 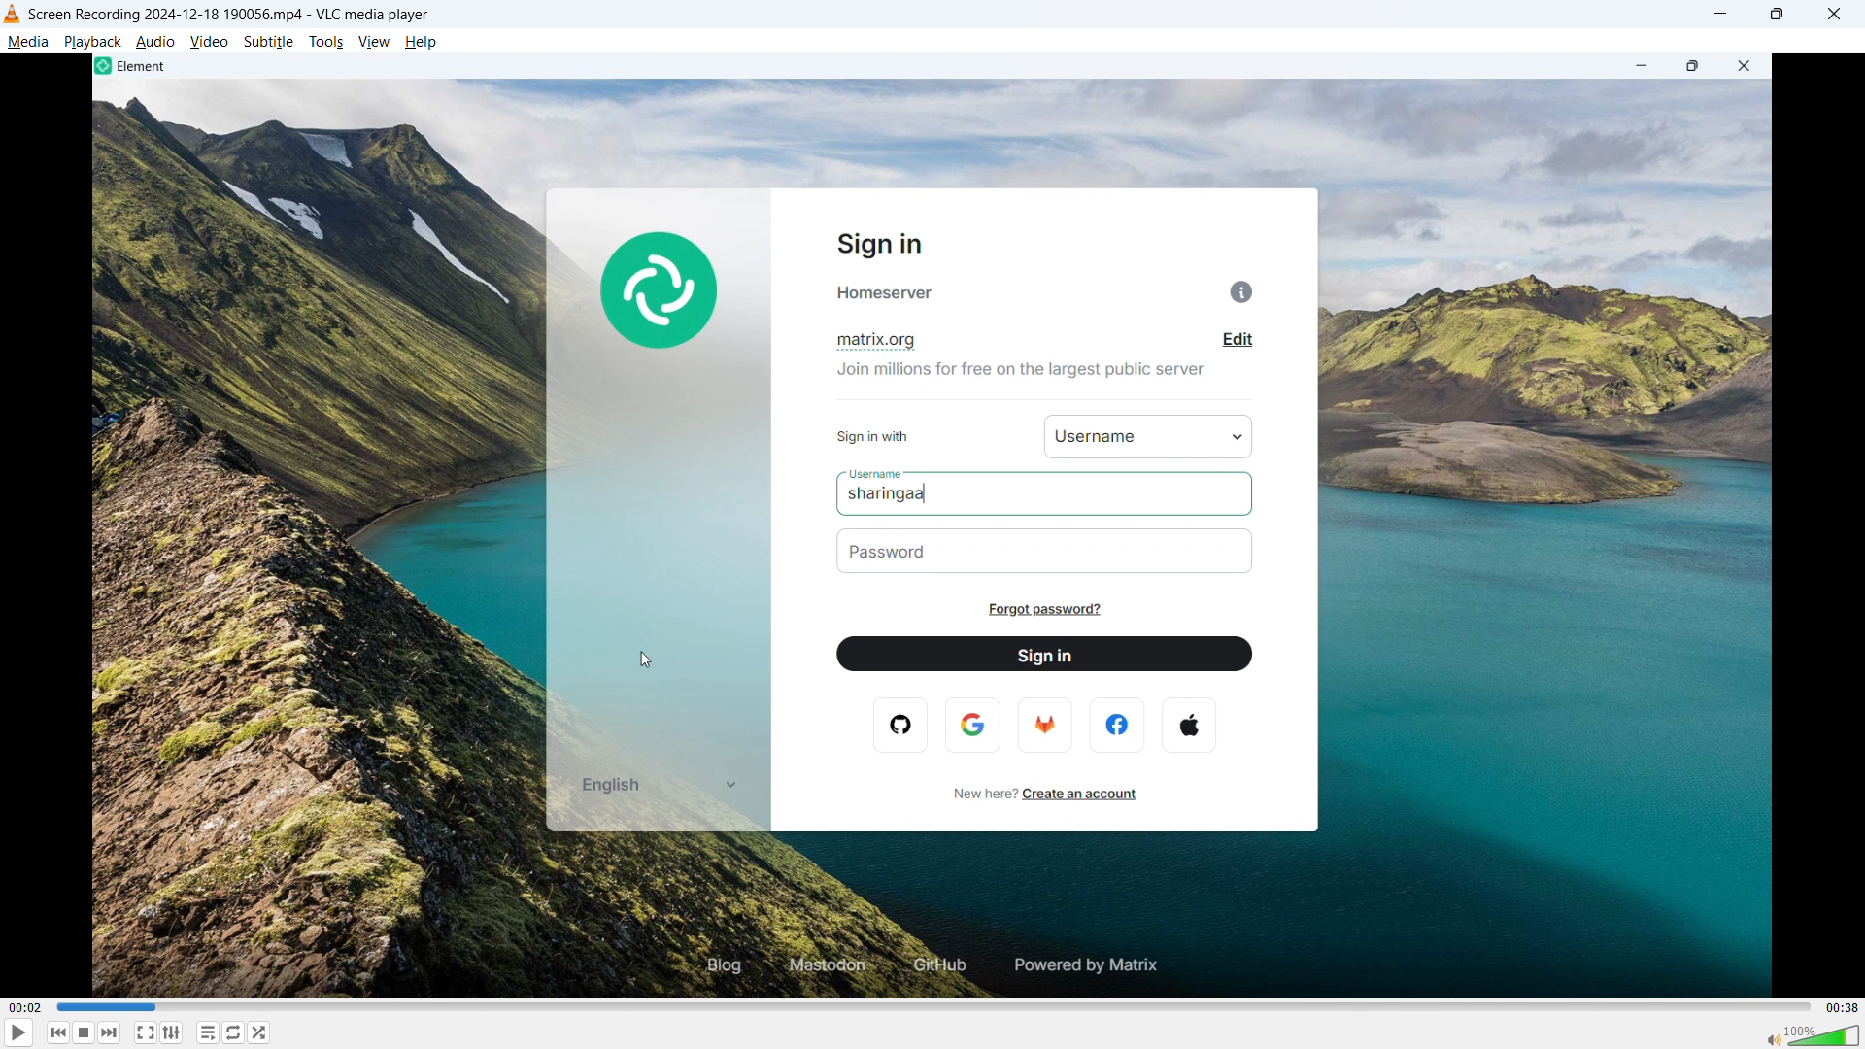 I want to click on View , so click(x=373, y=42).